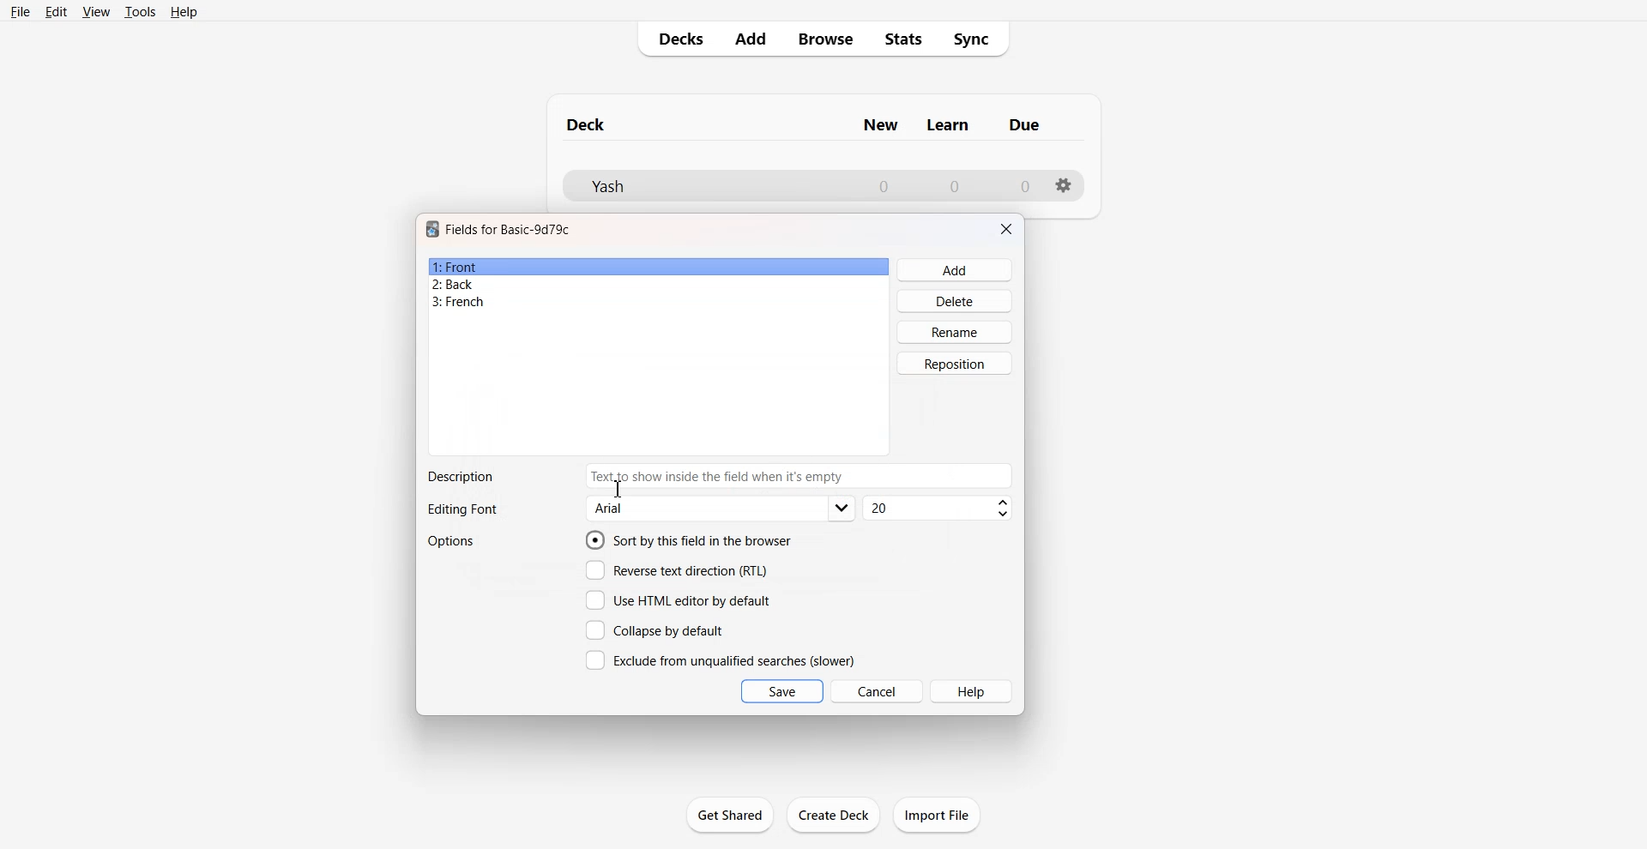 Image resolution: width=1647 pixels, height=849 pixels. What do you see at coordinates (749, 39) in the screenshot?
I see `Add` at bounding box center [749, 39].